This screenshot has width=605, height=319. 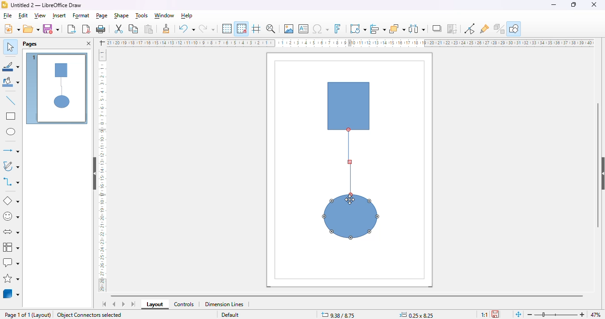 What do you see at coordinates (102, 171) in the screenshot?
I see `ruler` at bounding box center [102, 171].